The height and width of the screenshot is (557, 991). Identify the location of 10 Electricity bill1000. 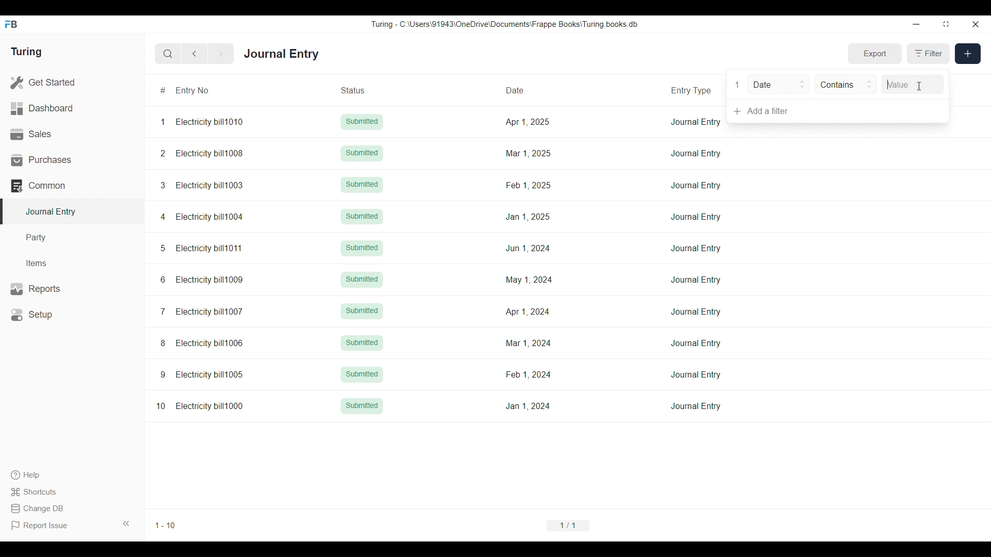
(200, 406).